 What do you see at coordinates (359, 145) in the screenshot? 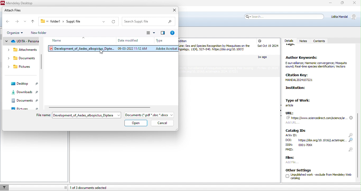
I see `slider moved` at bounding box center [359, 145].